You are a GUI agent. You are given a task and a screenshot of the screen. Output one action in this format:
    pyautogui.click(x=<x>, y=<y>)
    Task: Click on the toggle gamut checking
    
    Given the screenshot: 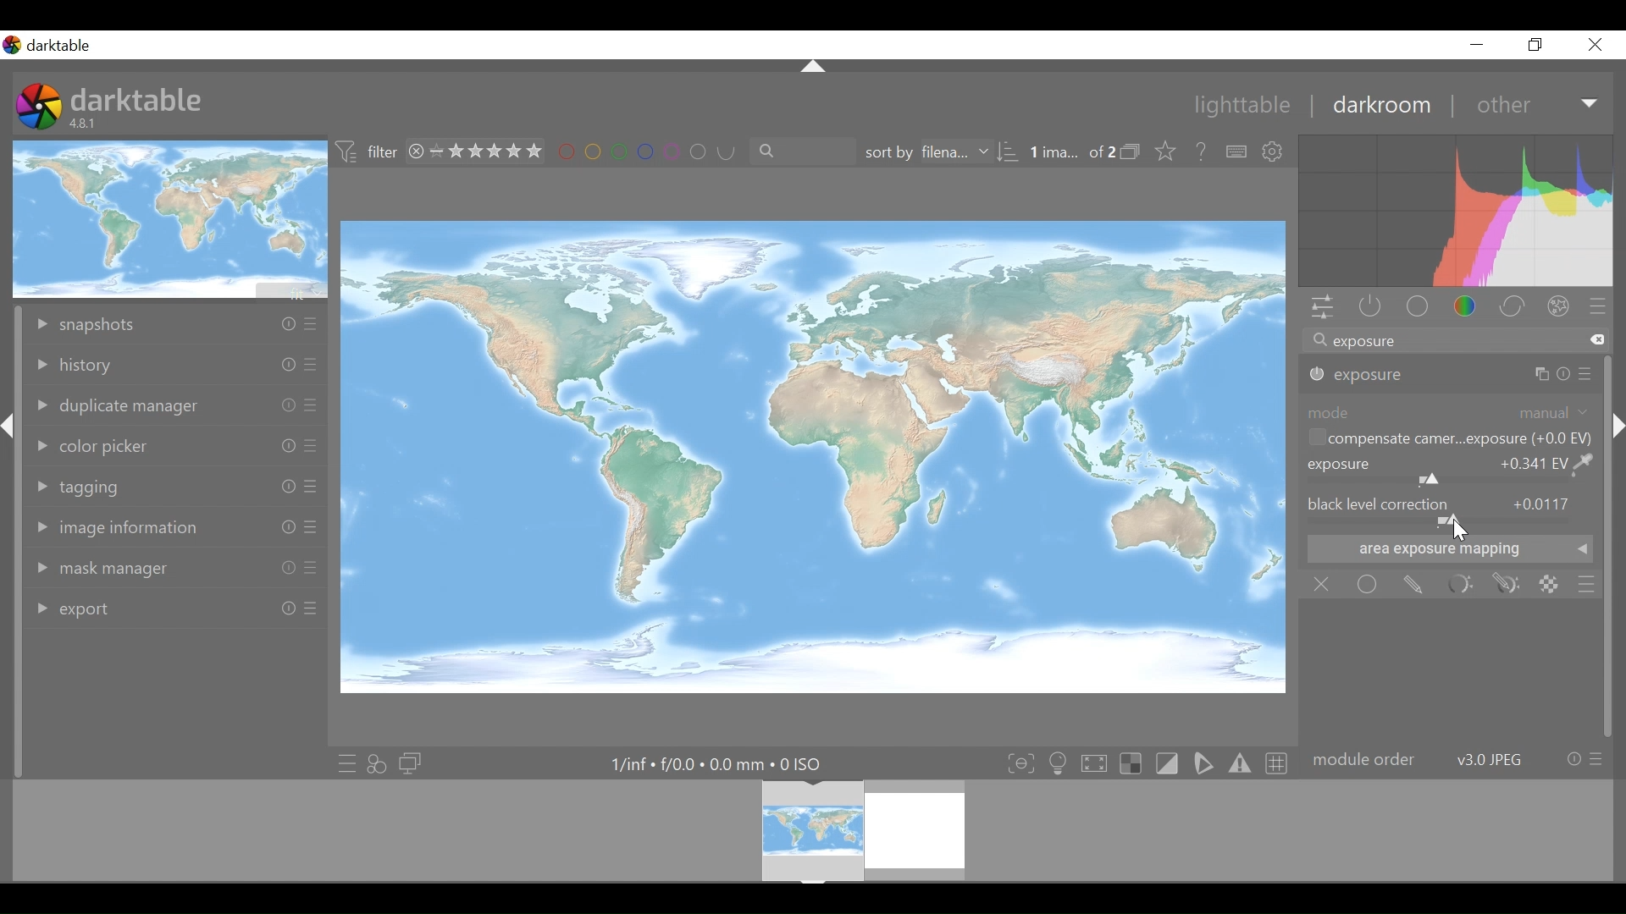 What is the action you would take?
    pyautogui.click(x=1239, y=765)
    